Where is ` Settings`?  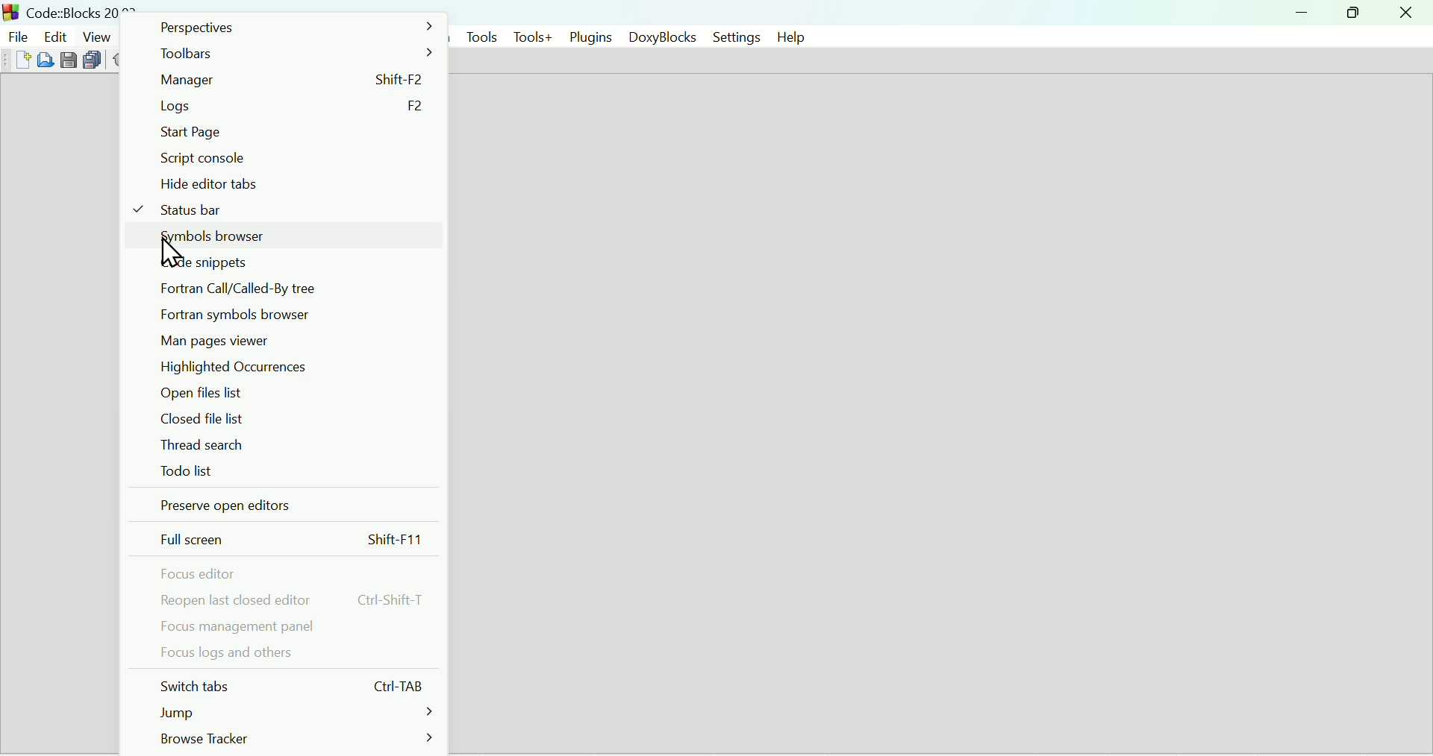
 Settings is located at coordinates (730, 37).